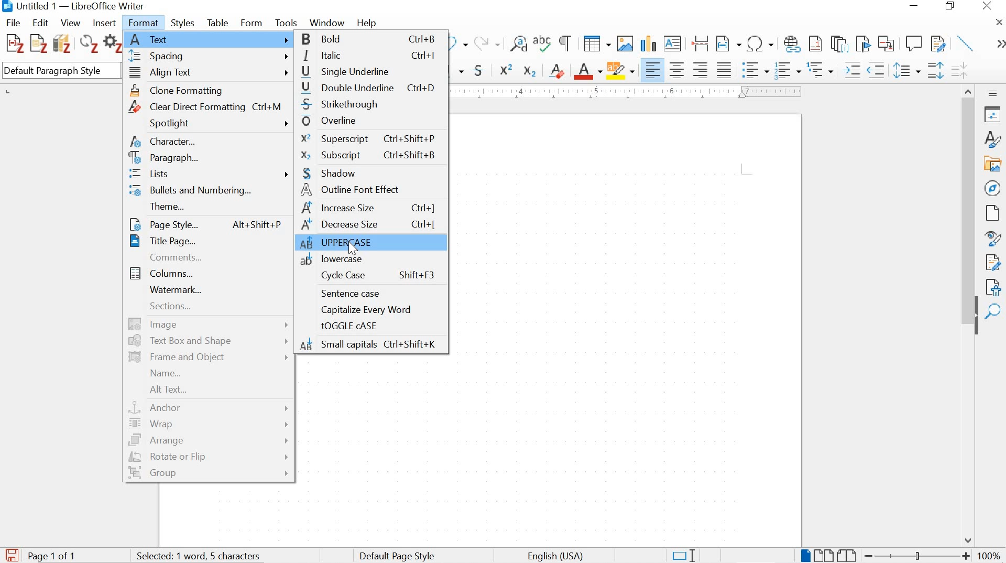  Describe the element at coordinates (673, 44) in the screenshot. I see `insert text box` at that location.